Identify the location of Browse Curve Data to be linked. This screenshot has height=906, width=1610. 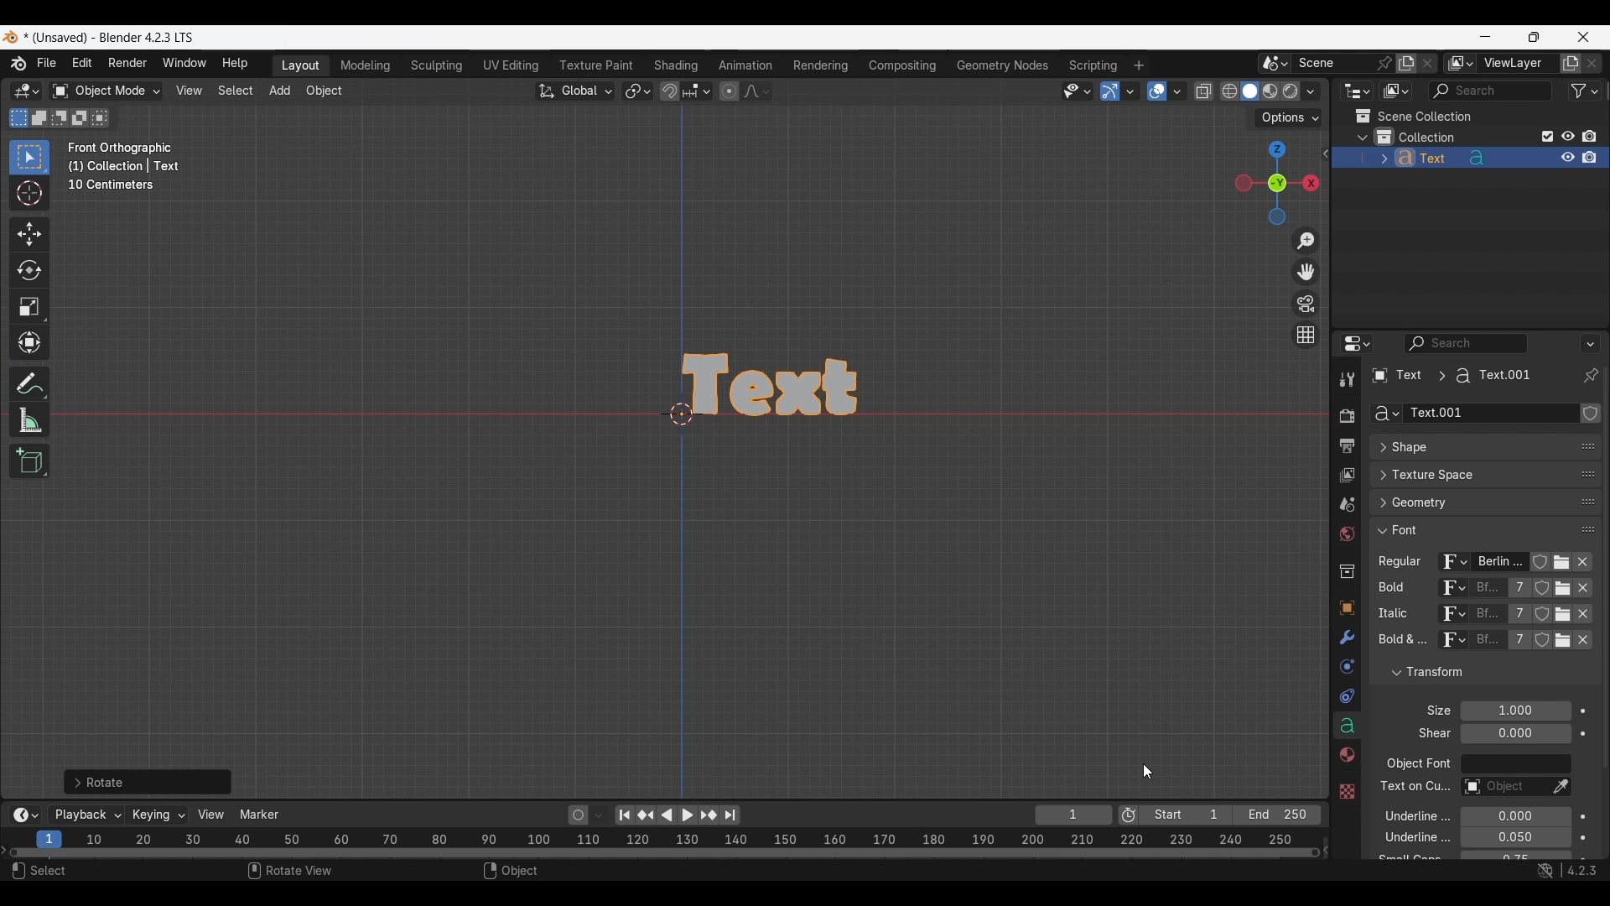
(1386, 414).